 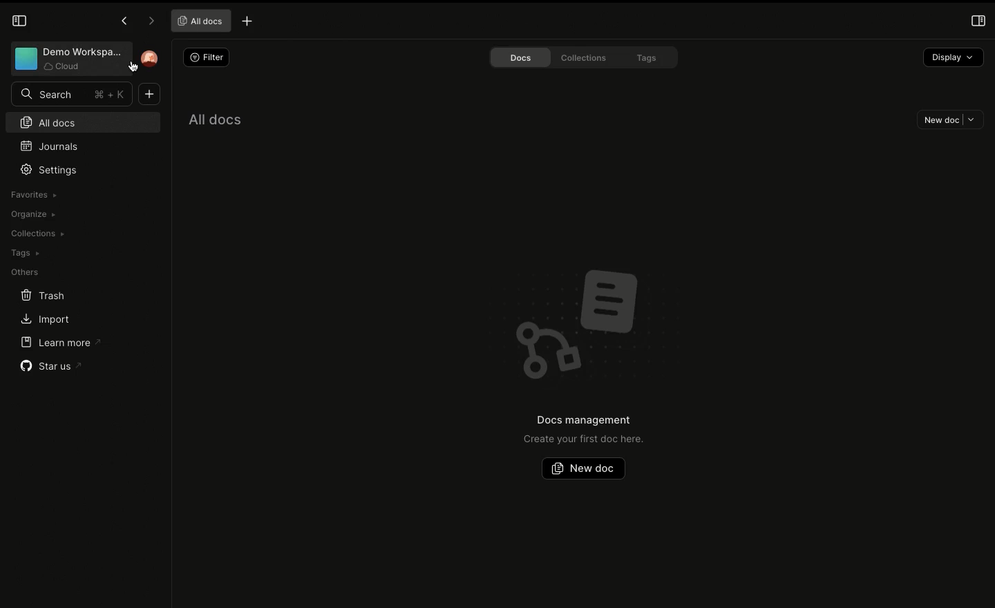 I want to click on Favorites, so click(x=32, y=195).